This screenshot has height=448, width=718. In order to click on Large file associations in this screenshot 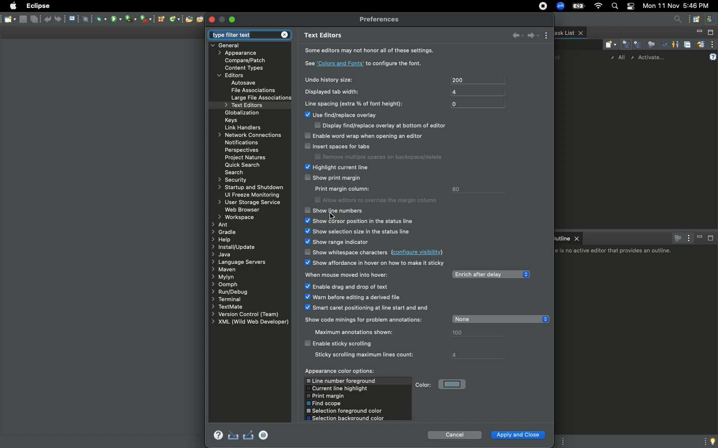, I will do `click(262, 98)`.